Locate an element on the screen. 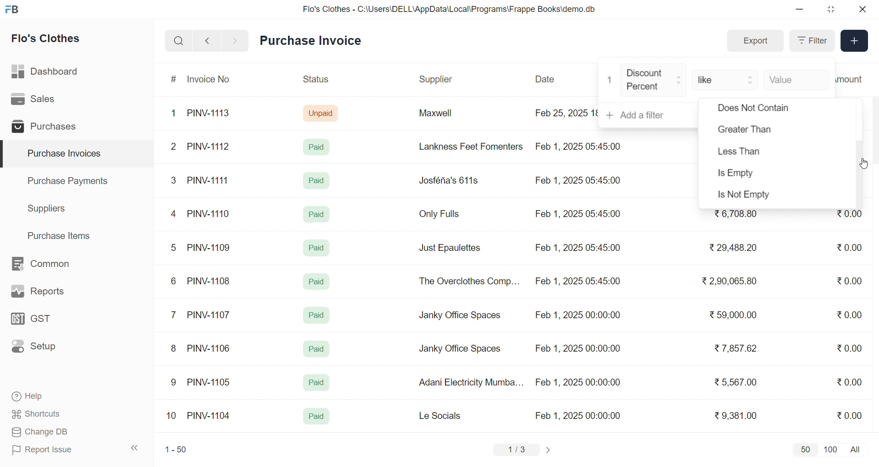  50 is located at coordinates (805, 449).